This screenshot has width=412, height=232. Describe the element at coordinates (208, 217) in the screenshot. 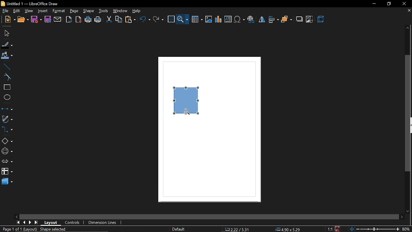

I see `horizontal scroll bar` at that location.